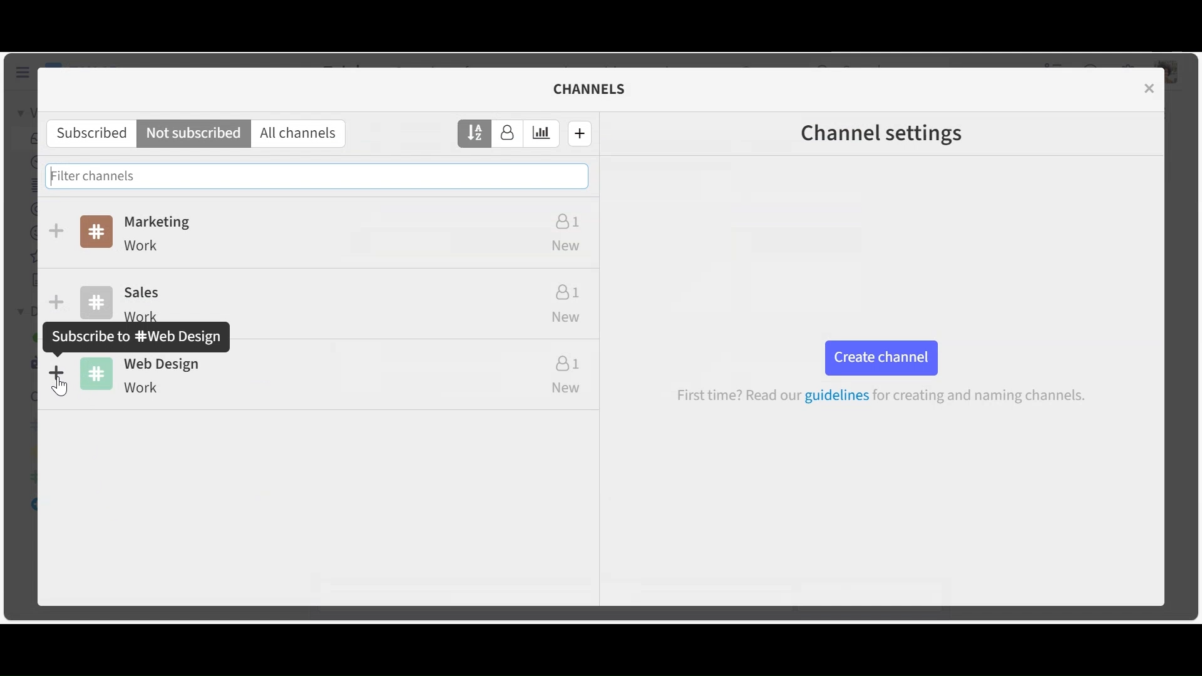 This screenshot has width=1202, height=676. I want to click on Sort by estimated weekly traffic, so click(540, 133).